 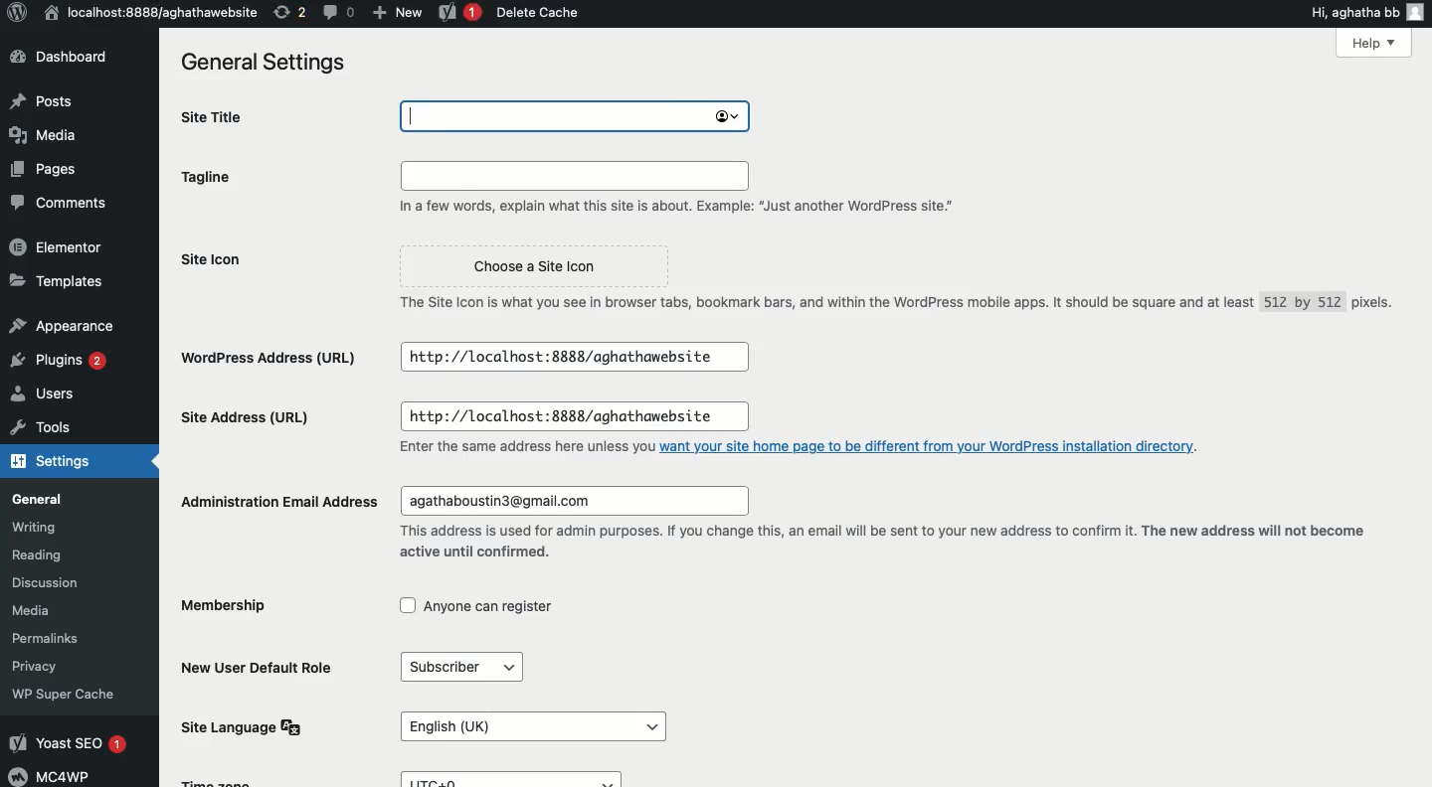 What do you see at coordinates (575, 358) in the screenshot?
I see `http://localhost:8888/aghathawebsite` at bounding box center [575, 358].